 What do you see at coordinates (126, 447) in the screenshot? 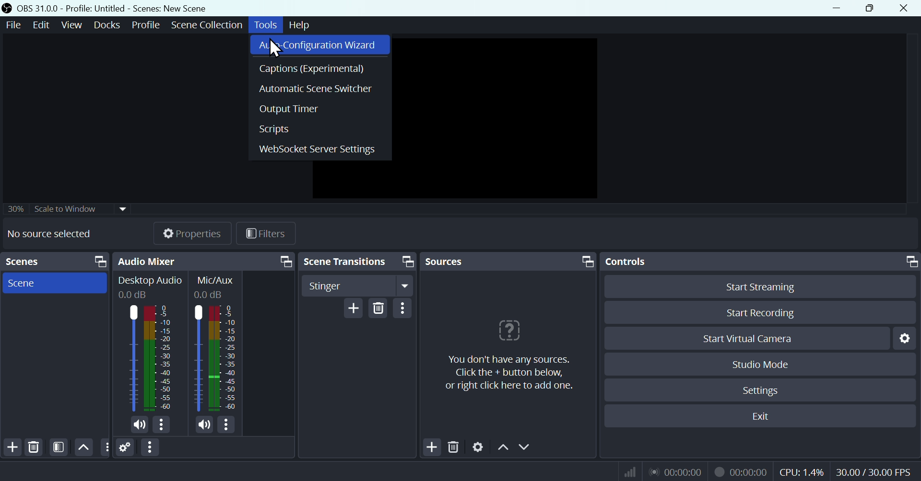
I see `Settings` at bounding box center [126, 447].